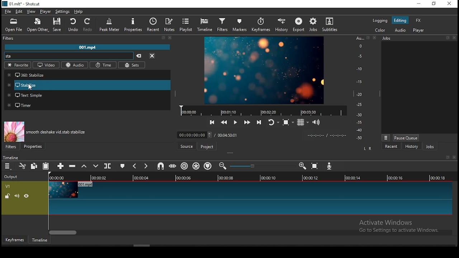 The width and height of the screenshot is (459, 258). I want to click on pause queue, so click(406, 138).